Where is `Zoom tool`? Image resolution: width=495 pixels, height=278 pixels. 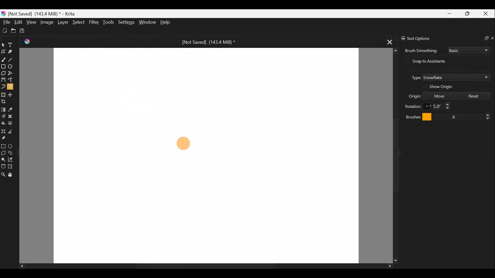 Zoom tool is located at coordinates (3, 175).